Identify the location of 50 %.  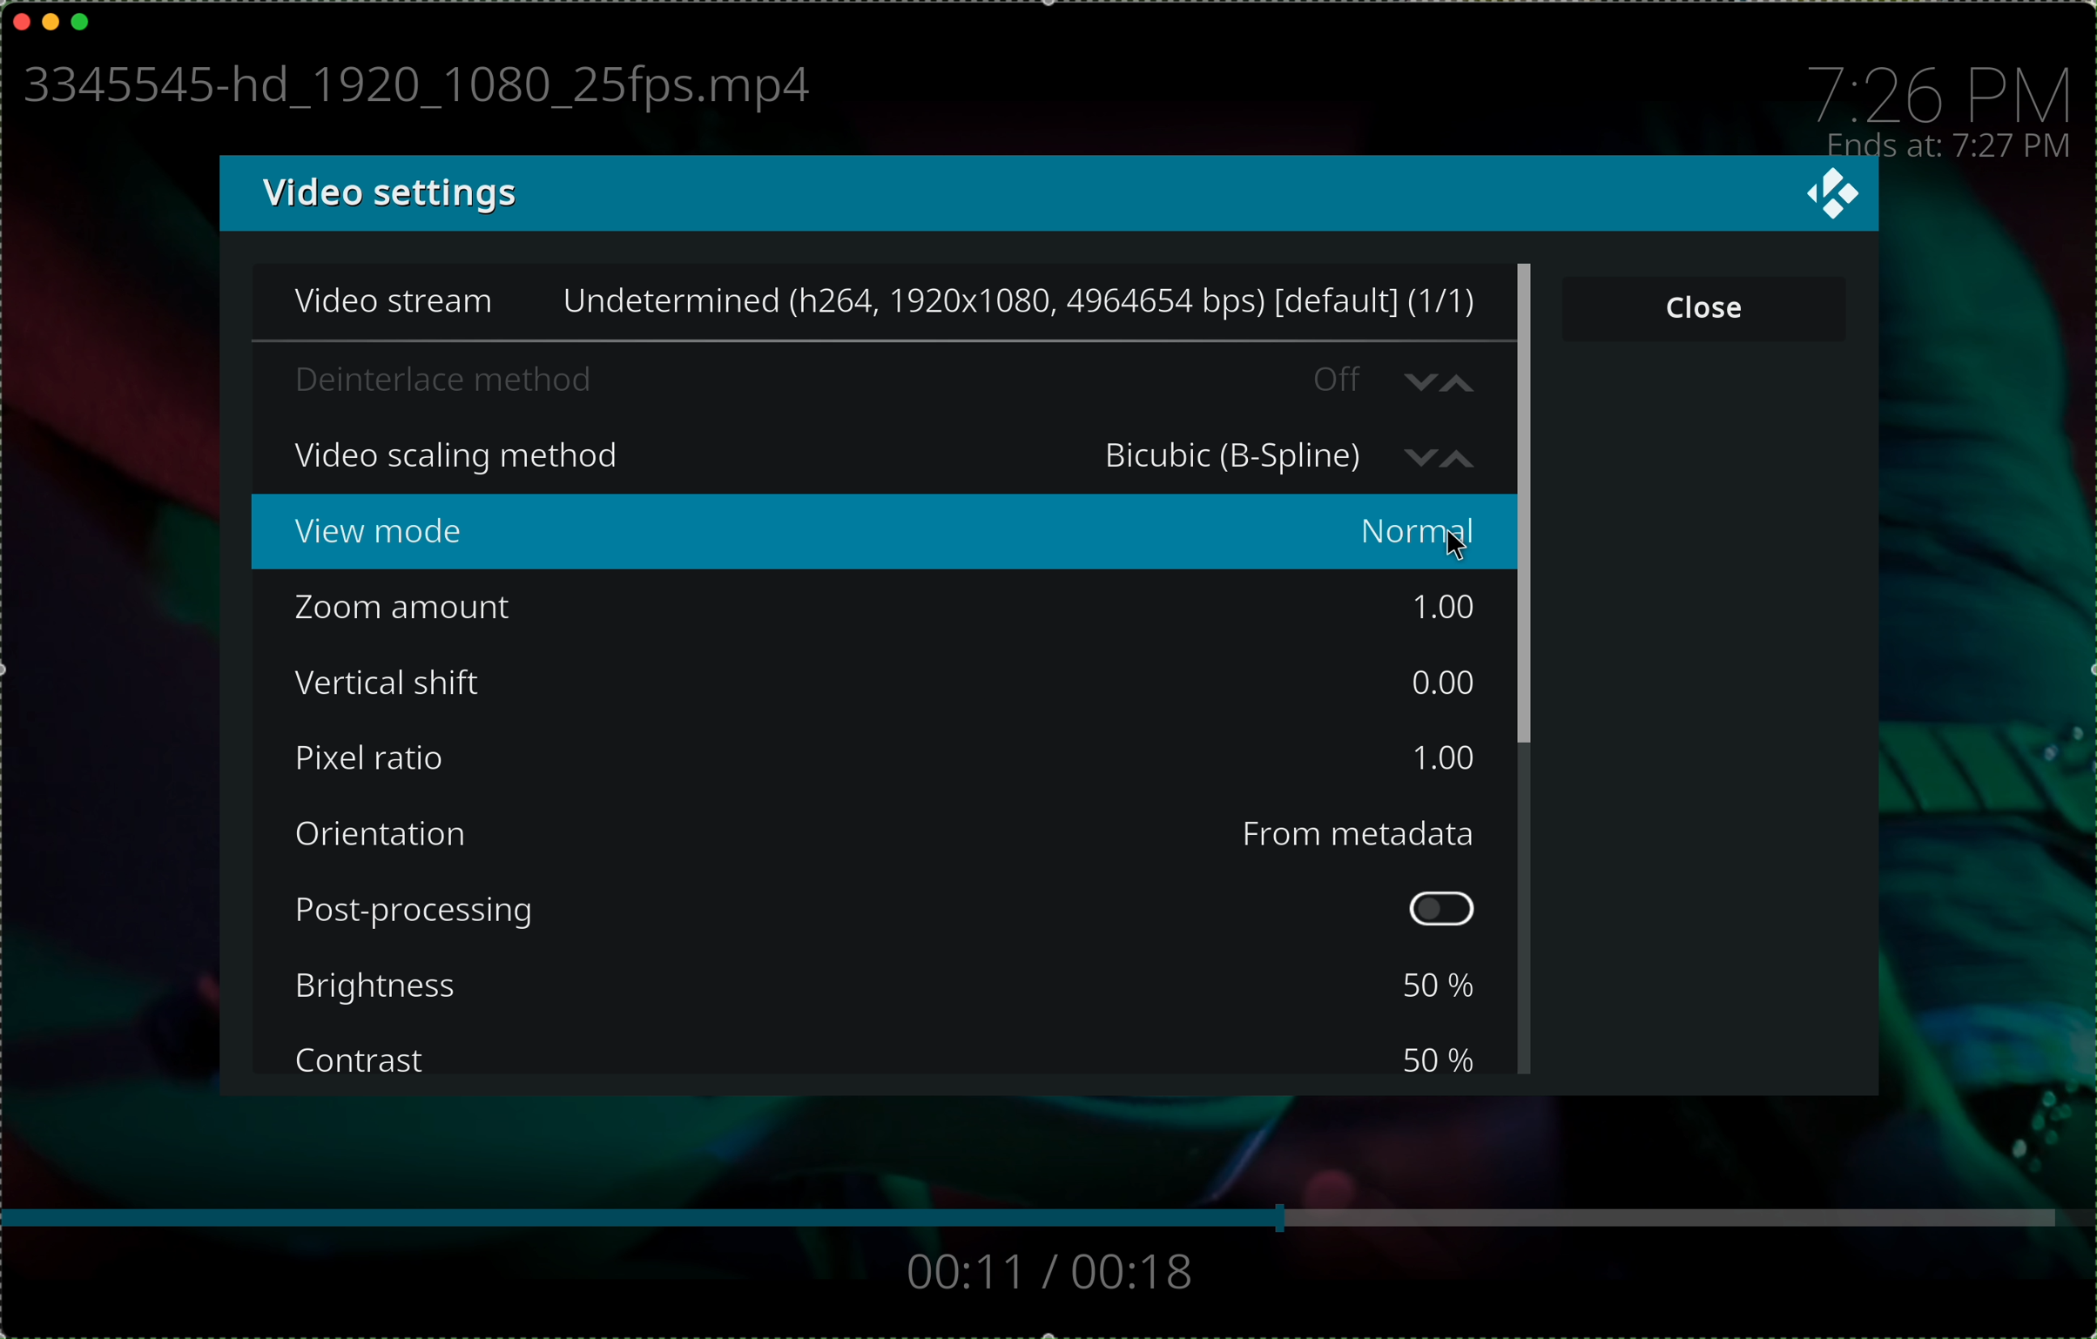
(1438, 1058).